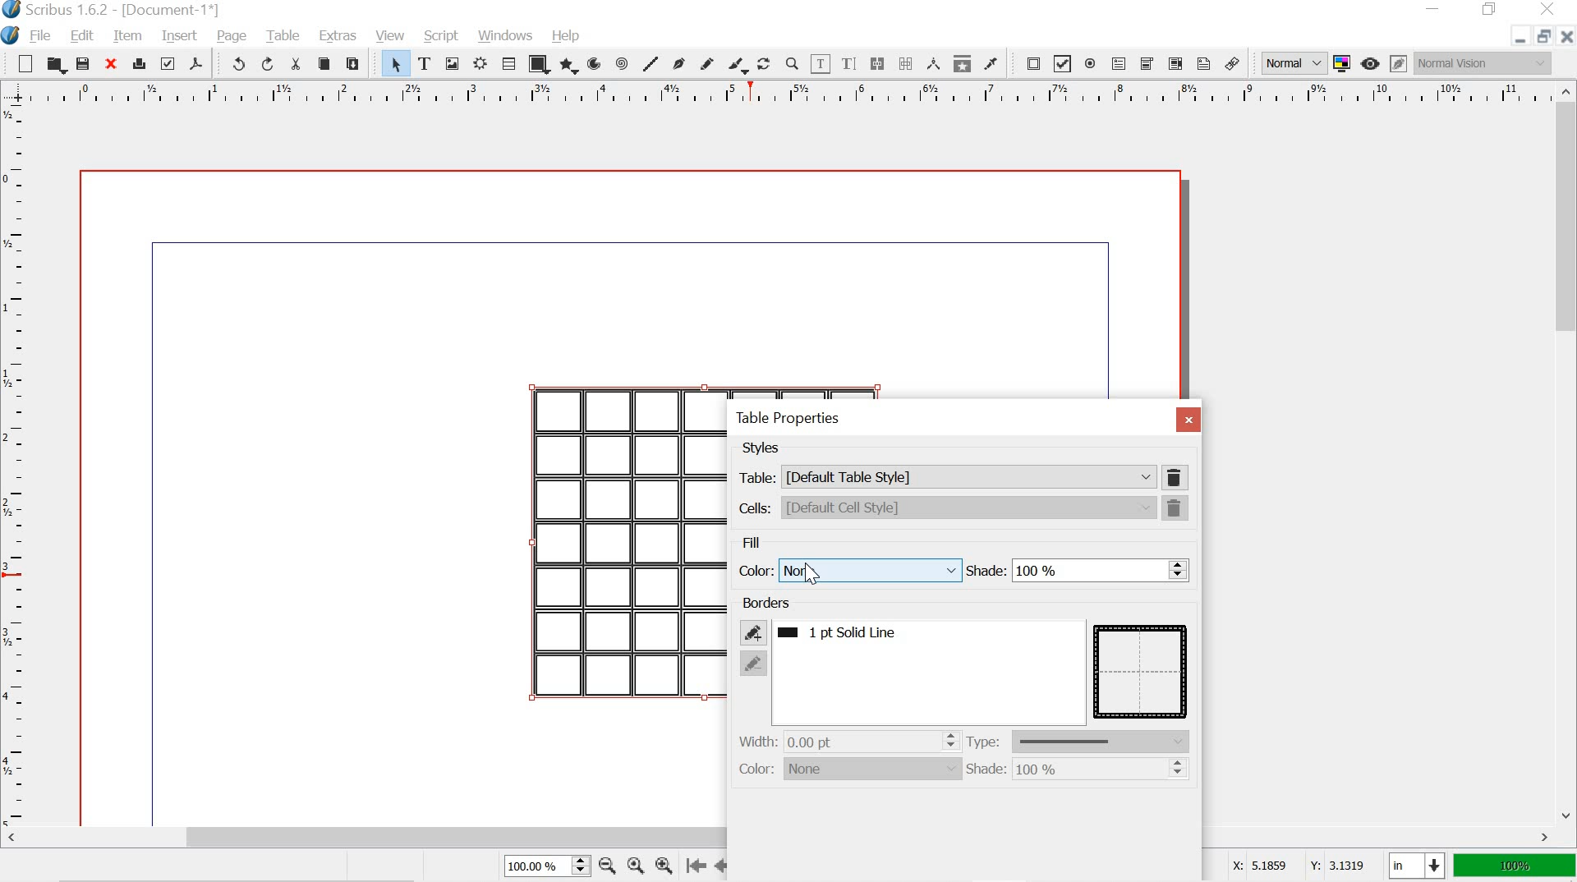 This screenshot has width=1577, height=882. I want to click on close, so click(1551, 10).